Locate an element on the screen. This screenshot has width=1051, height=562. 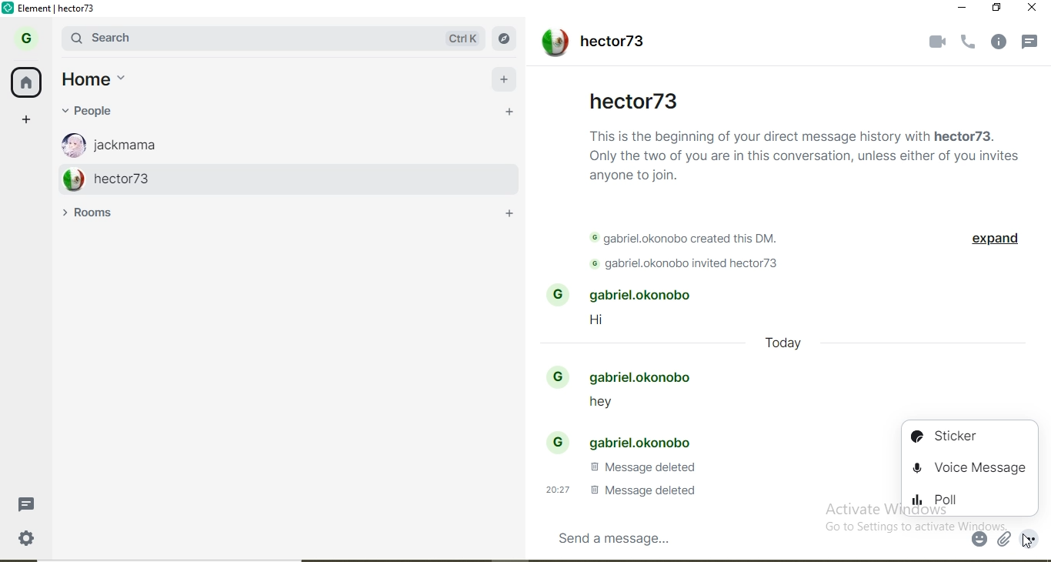
add people is located at coordinates (509, 113).